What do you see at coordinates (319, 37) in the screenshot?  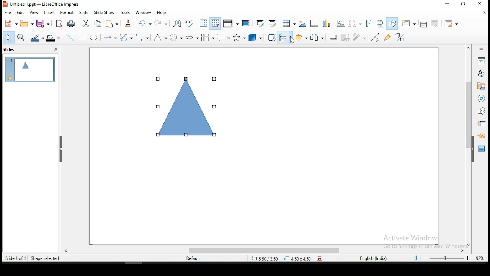 I see `distribute` at bounding box center [319, 37].